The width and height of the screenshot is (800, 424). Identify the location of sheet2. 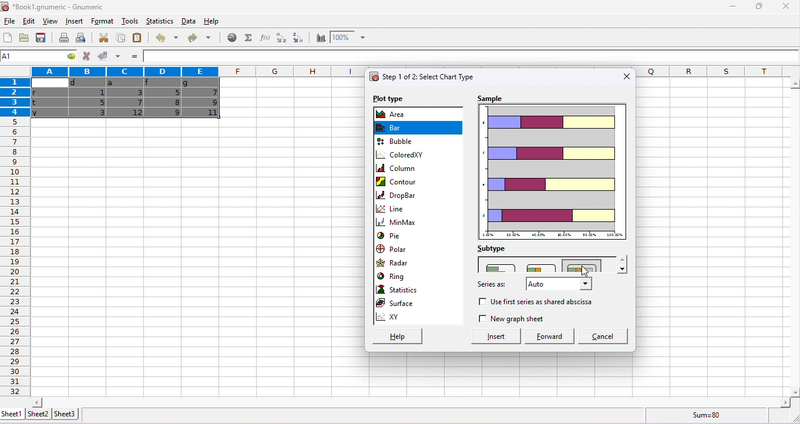
(38, 414).